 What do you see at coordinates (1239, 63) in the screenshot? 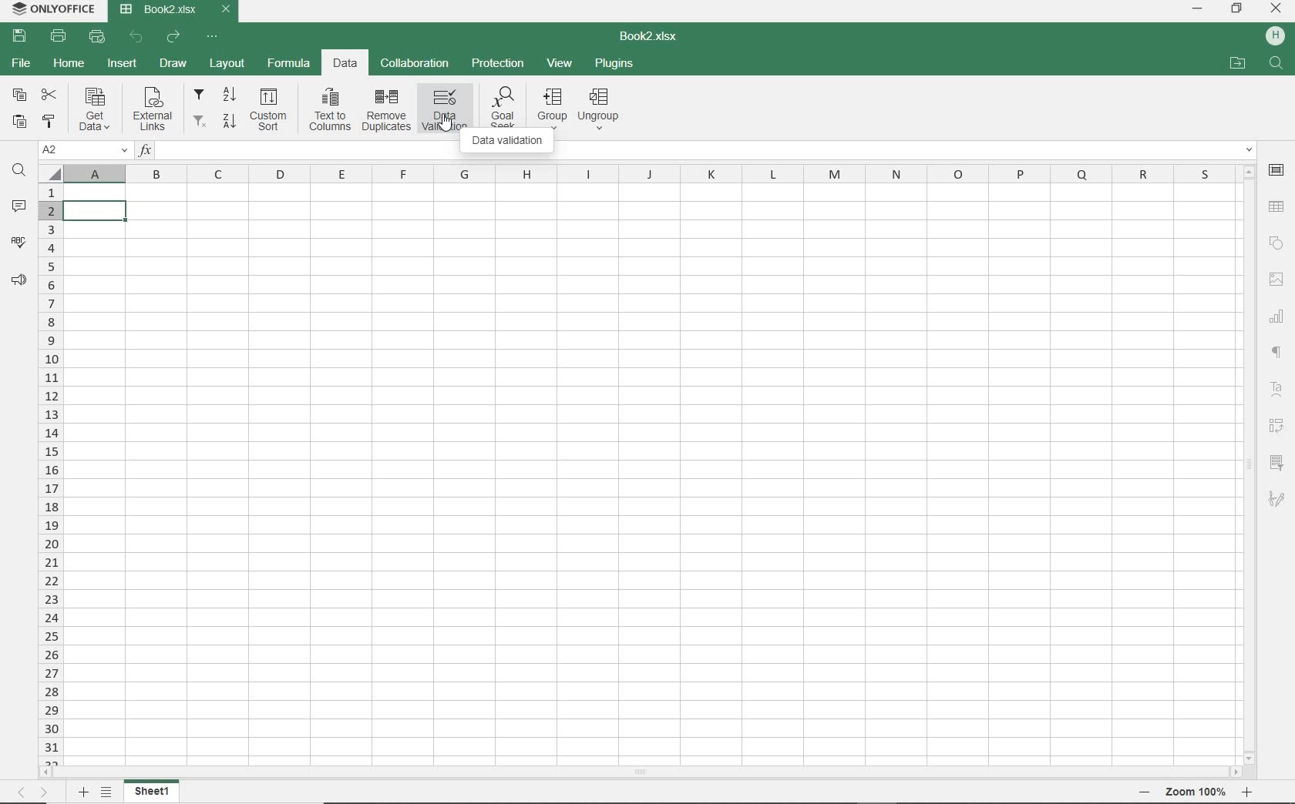
I see `OPEN FILE LOCATION` at bounding box center [1239, 63].